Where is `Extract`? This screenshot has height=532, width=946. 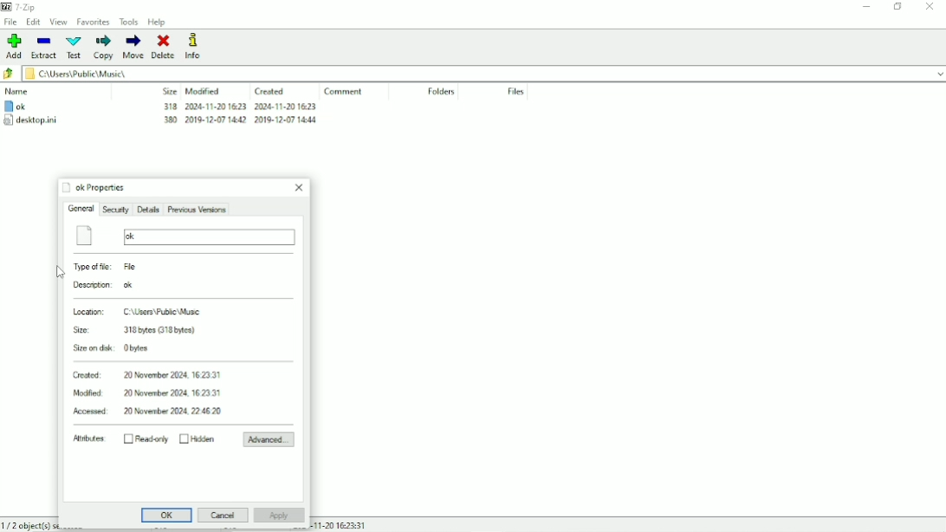
Extract is located at coordinates (43, 48).